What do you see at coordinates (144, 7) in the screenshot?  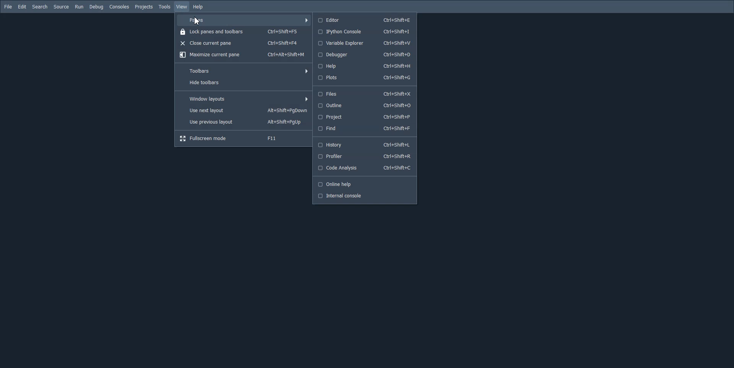 I see `Projects` at bounding box center [144, 7].